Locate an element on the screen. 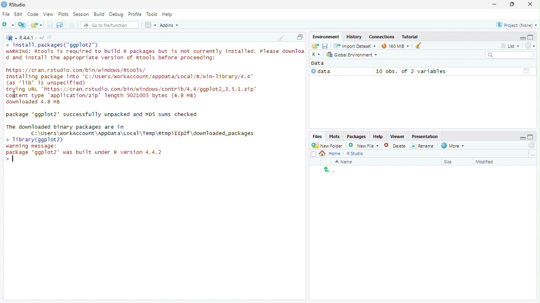  Tutorial is located at coordinates (410, 37).